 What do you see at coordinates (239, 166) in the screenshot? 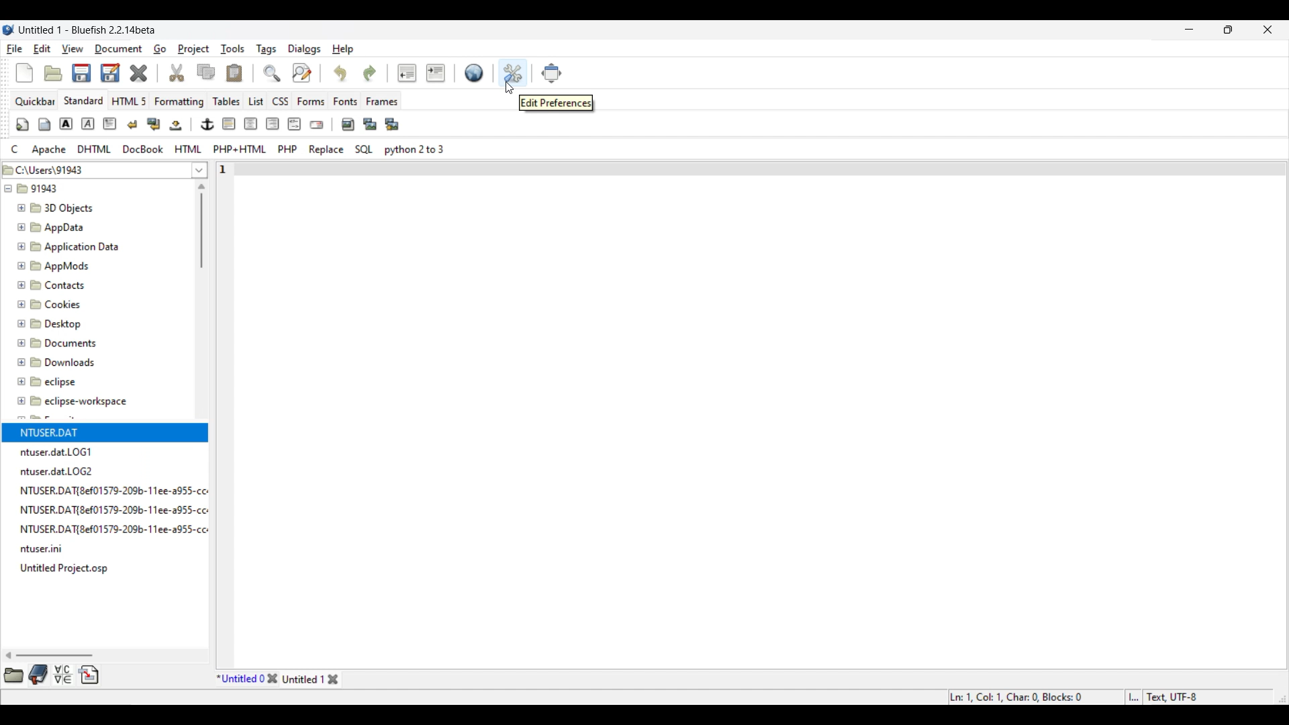
I see `1` at bounding box center [239, 166].